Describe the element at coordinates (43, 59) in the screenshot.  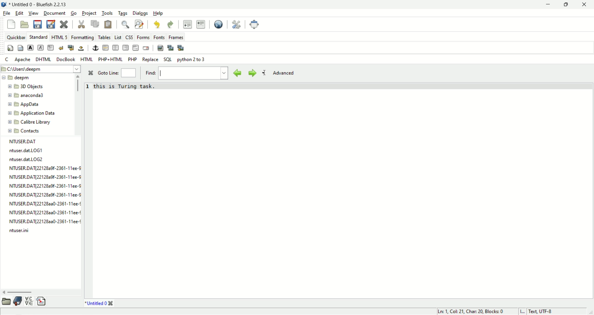
I see `DHTML` at that location.